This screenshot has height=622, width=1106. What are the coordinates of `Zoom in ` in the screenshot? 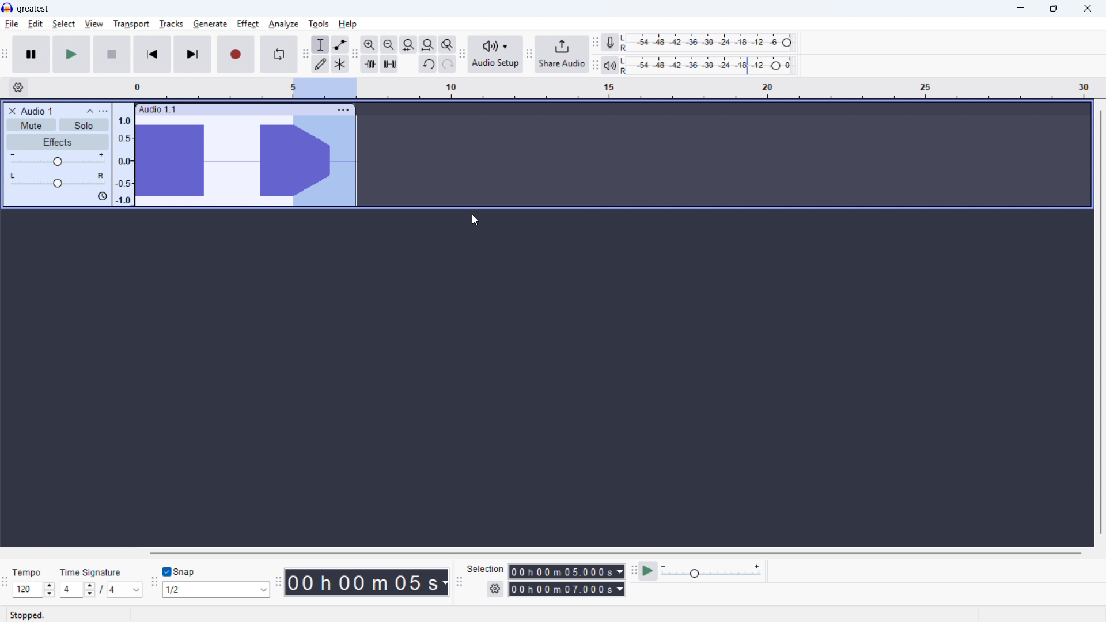 It's located at (370, 44).